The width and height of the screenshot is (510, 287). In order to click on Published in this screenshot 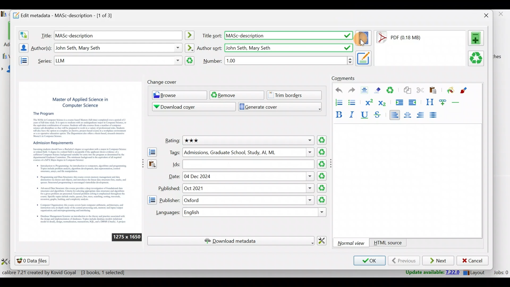, I will do `click(168, 188)`.